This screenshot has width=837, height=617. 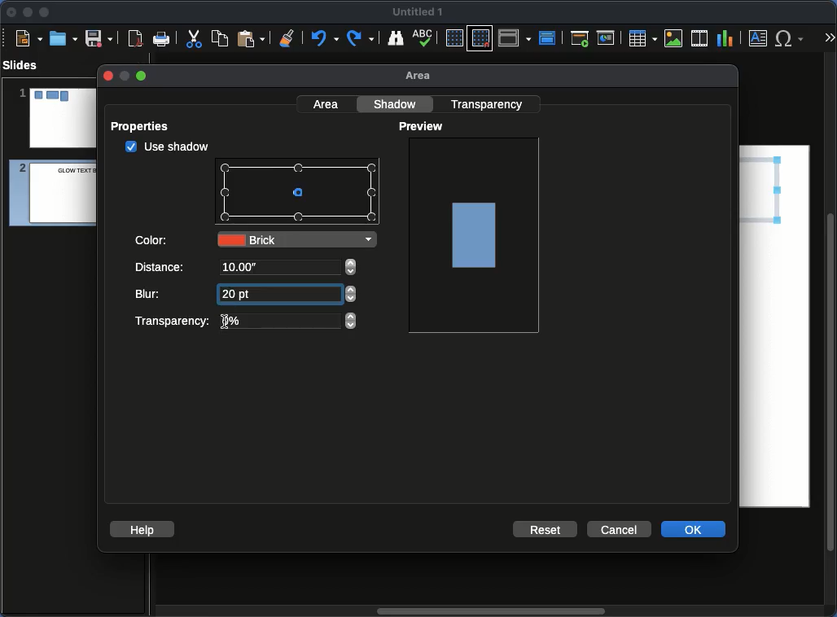 I want to click on Transparency, so click(x=489, y=103).